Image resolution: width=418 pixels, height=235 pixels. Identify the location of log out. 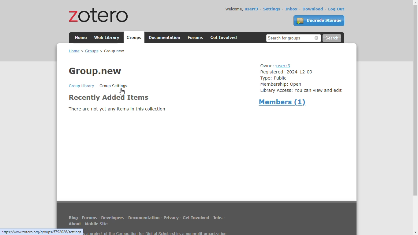
(337, 9).